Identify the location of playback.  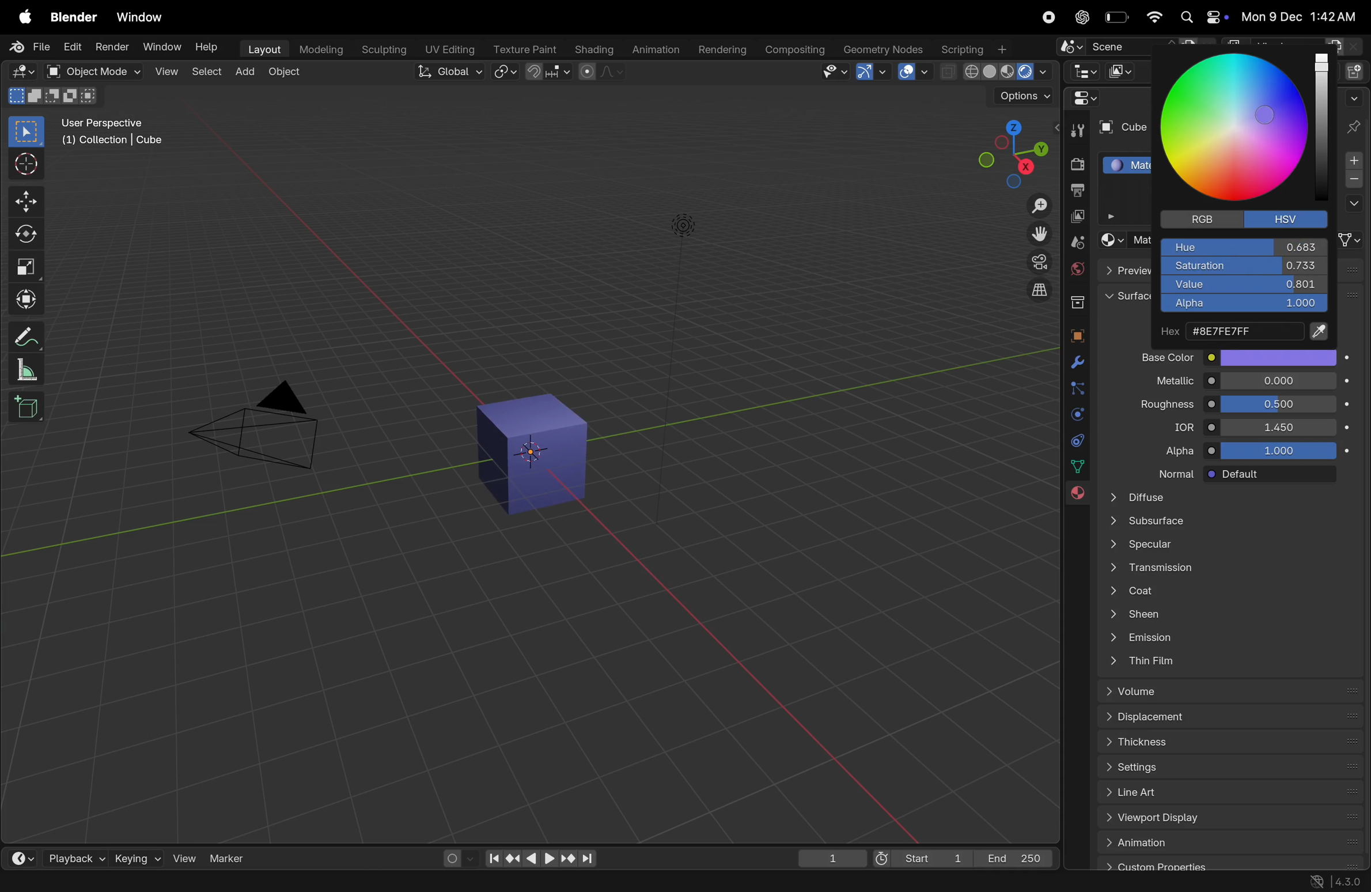
(62, 856).